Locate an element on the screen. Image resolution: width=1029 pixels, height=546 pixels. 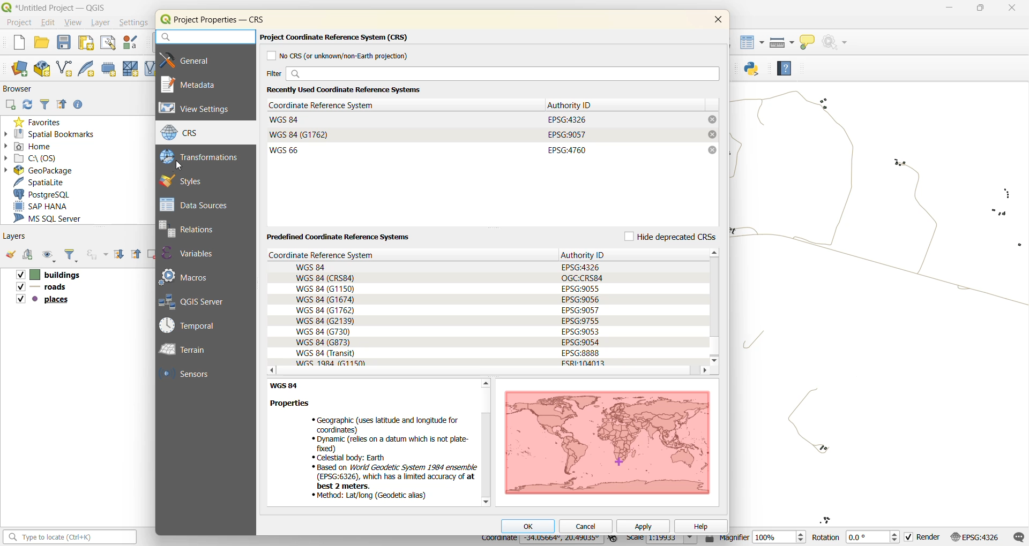
scroll down is located at coordinates (486, 502).